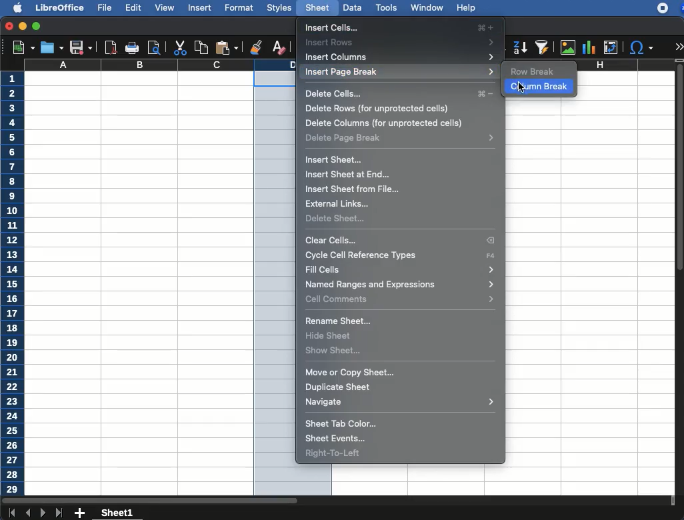  Describe the element at coordinates (351, 373) in the screenshot. I see `move or copy sheet` at that location.